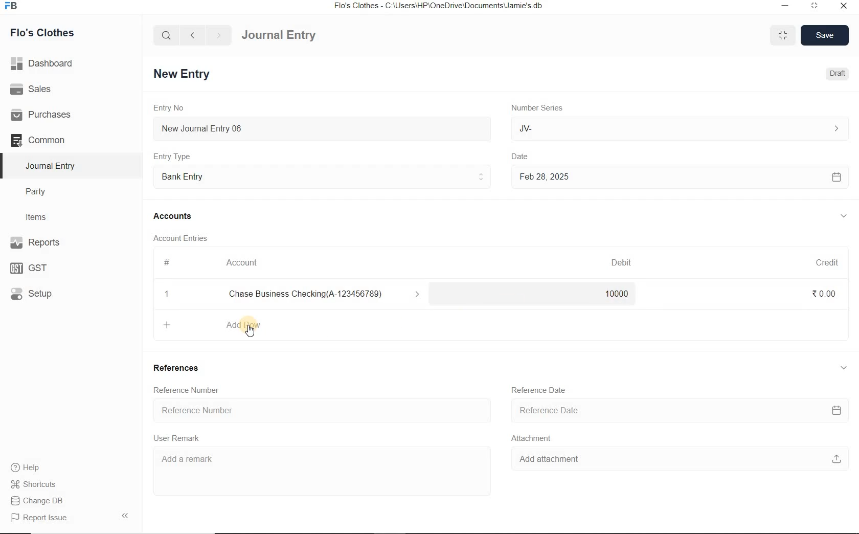 Image resolution: width=859 pixels, height=534 pixels. What do you see at coordinates (322, 127) in the screenshot?
I see `New Journal Entry 06` at bounding box center [322, 127].